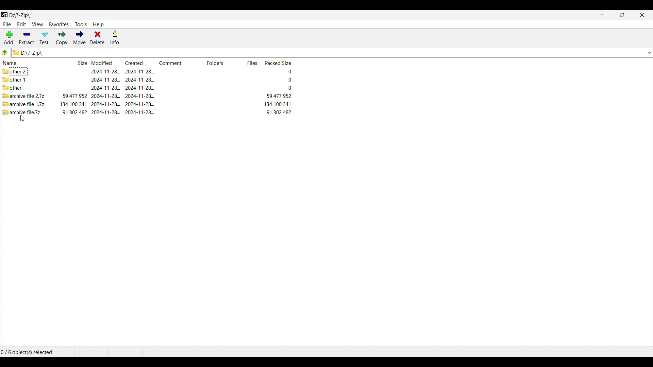 This screenshot has width=653, height=367. What do you see at coordinates (140, 104) in the screenshot?
I see `created date & time` at bounding box center [140, 104].